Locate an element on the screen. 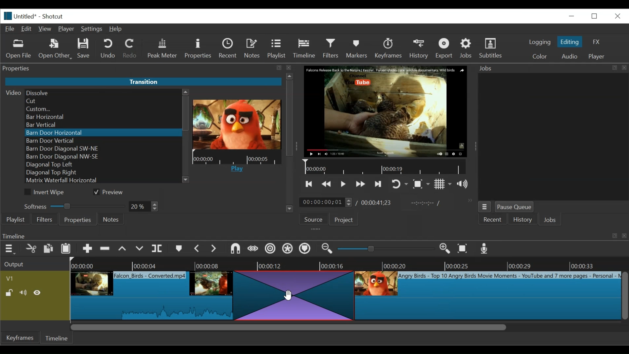  Jobs is located at coordinates (552, 220).